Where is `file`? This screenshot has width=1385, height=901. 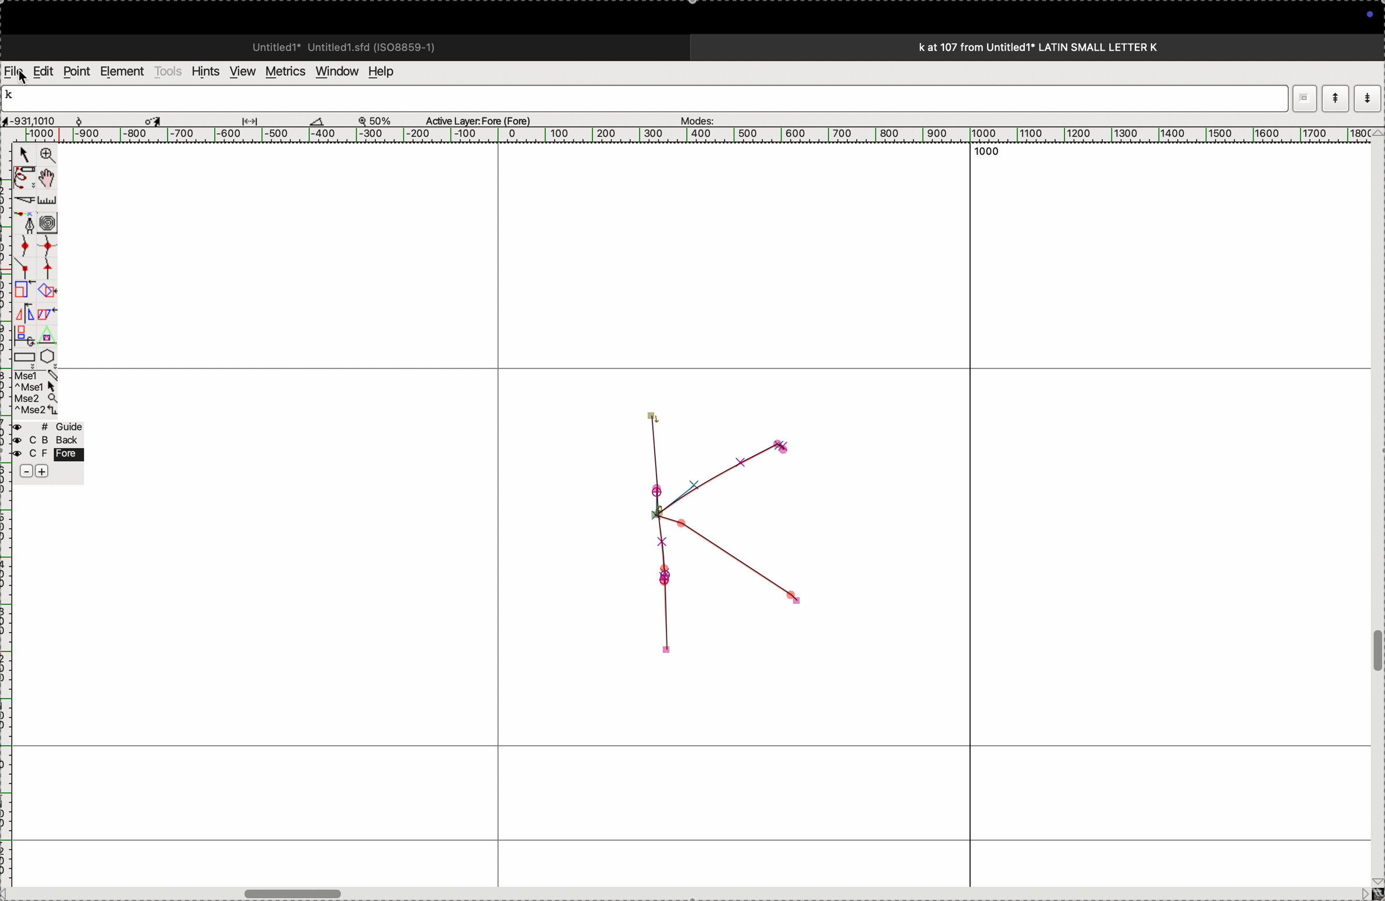
file is located at coordinates (14, 72).